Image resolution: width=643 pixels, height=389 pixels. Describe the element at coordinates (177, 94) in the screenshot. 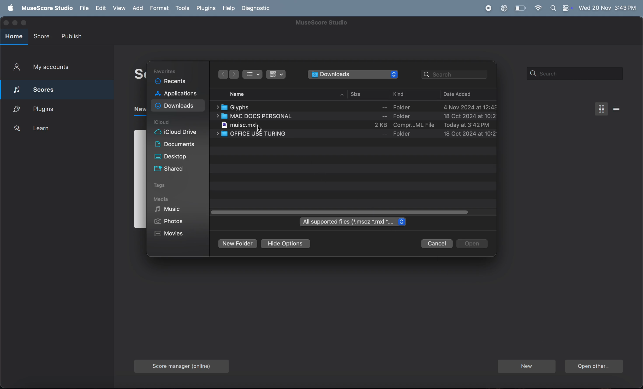

I see `applications` at that location.